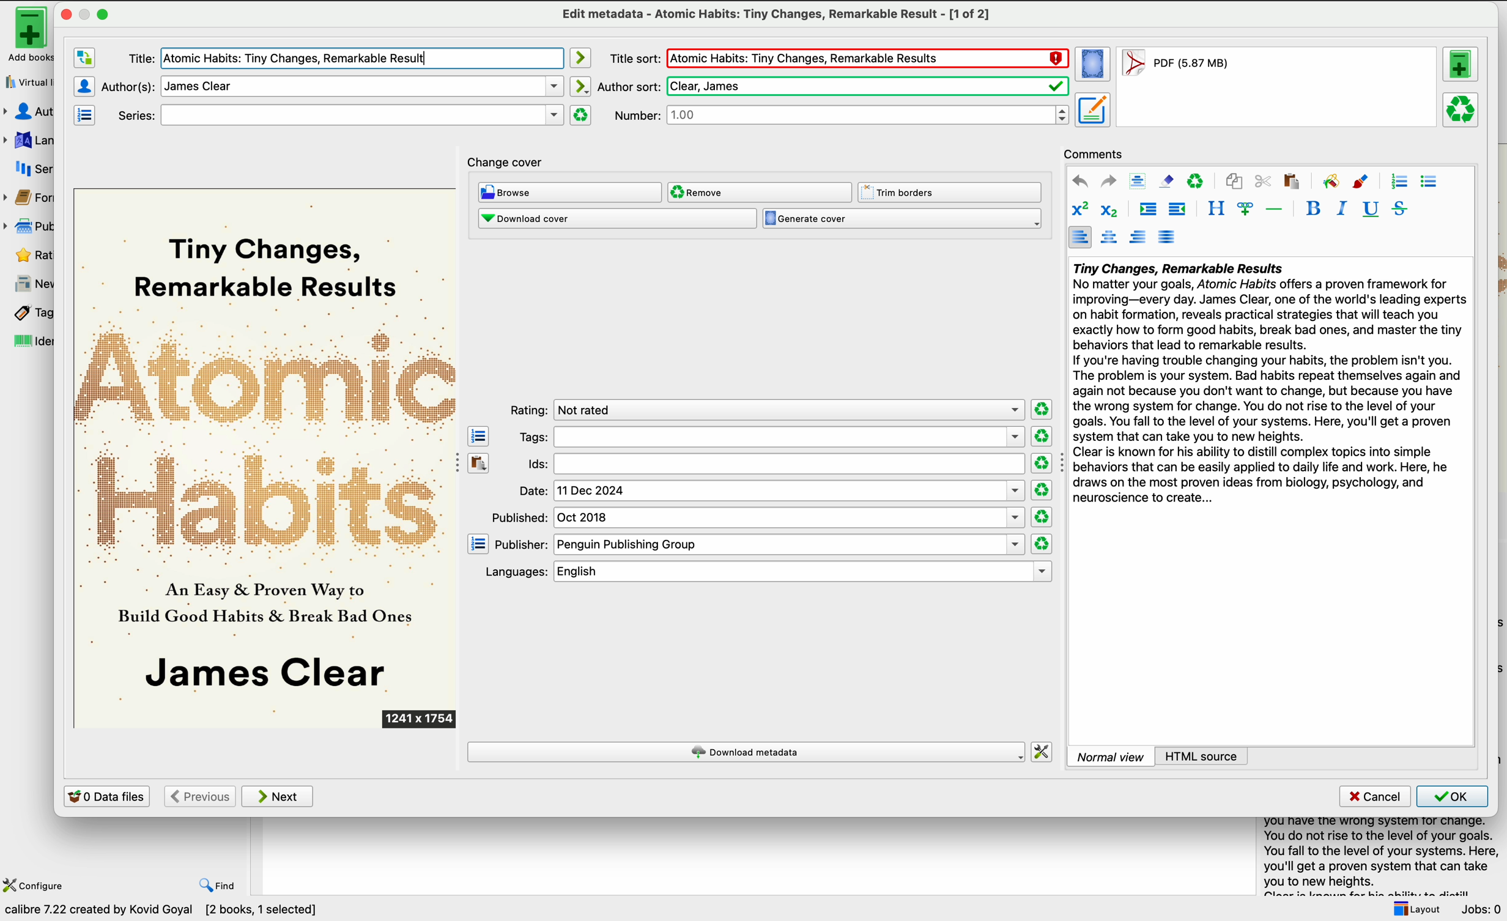 The image size is (1507, 921). What do you see at coordinates (28, 139) in the screenshot?
I see `languages` at bounding box center [28, 139].